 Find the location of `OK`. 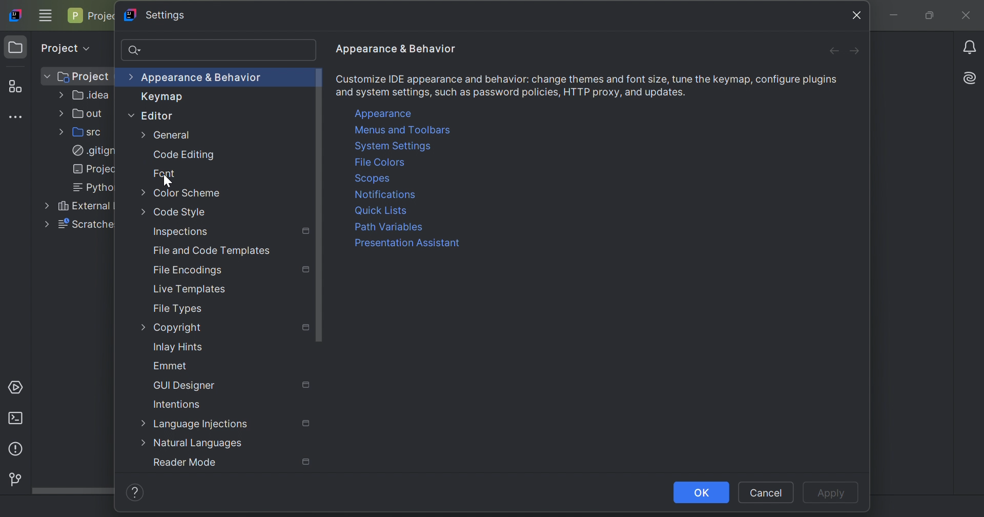

OK is located at coordinates (702, 492).